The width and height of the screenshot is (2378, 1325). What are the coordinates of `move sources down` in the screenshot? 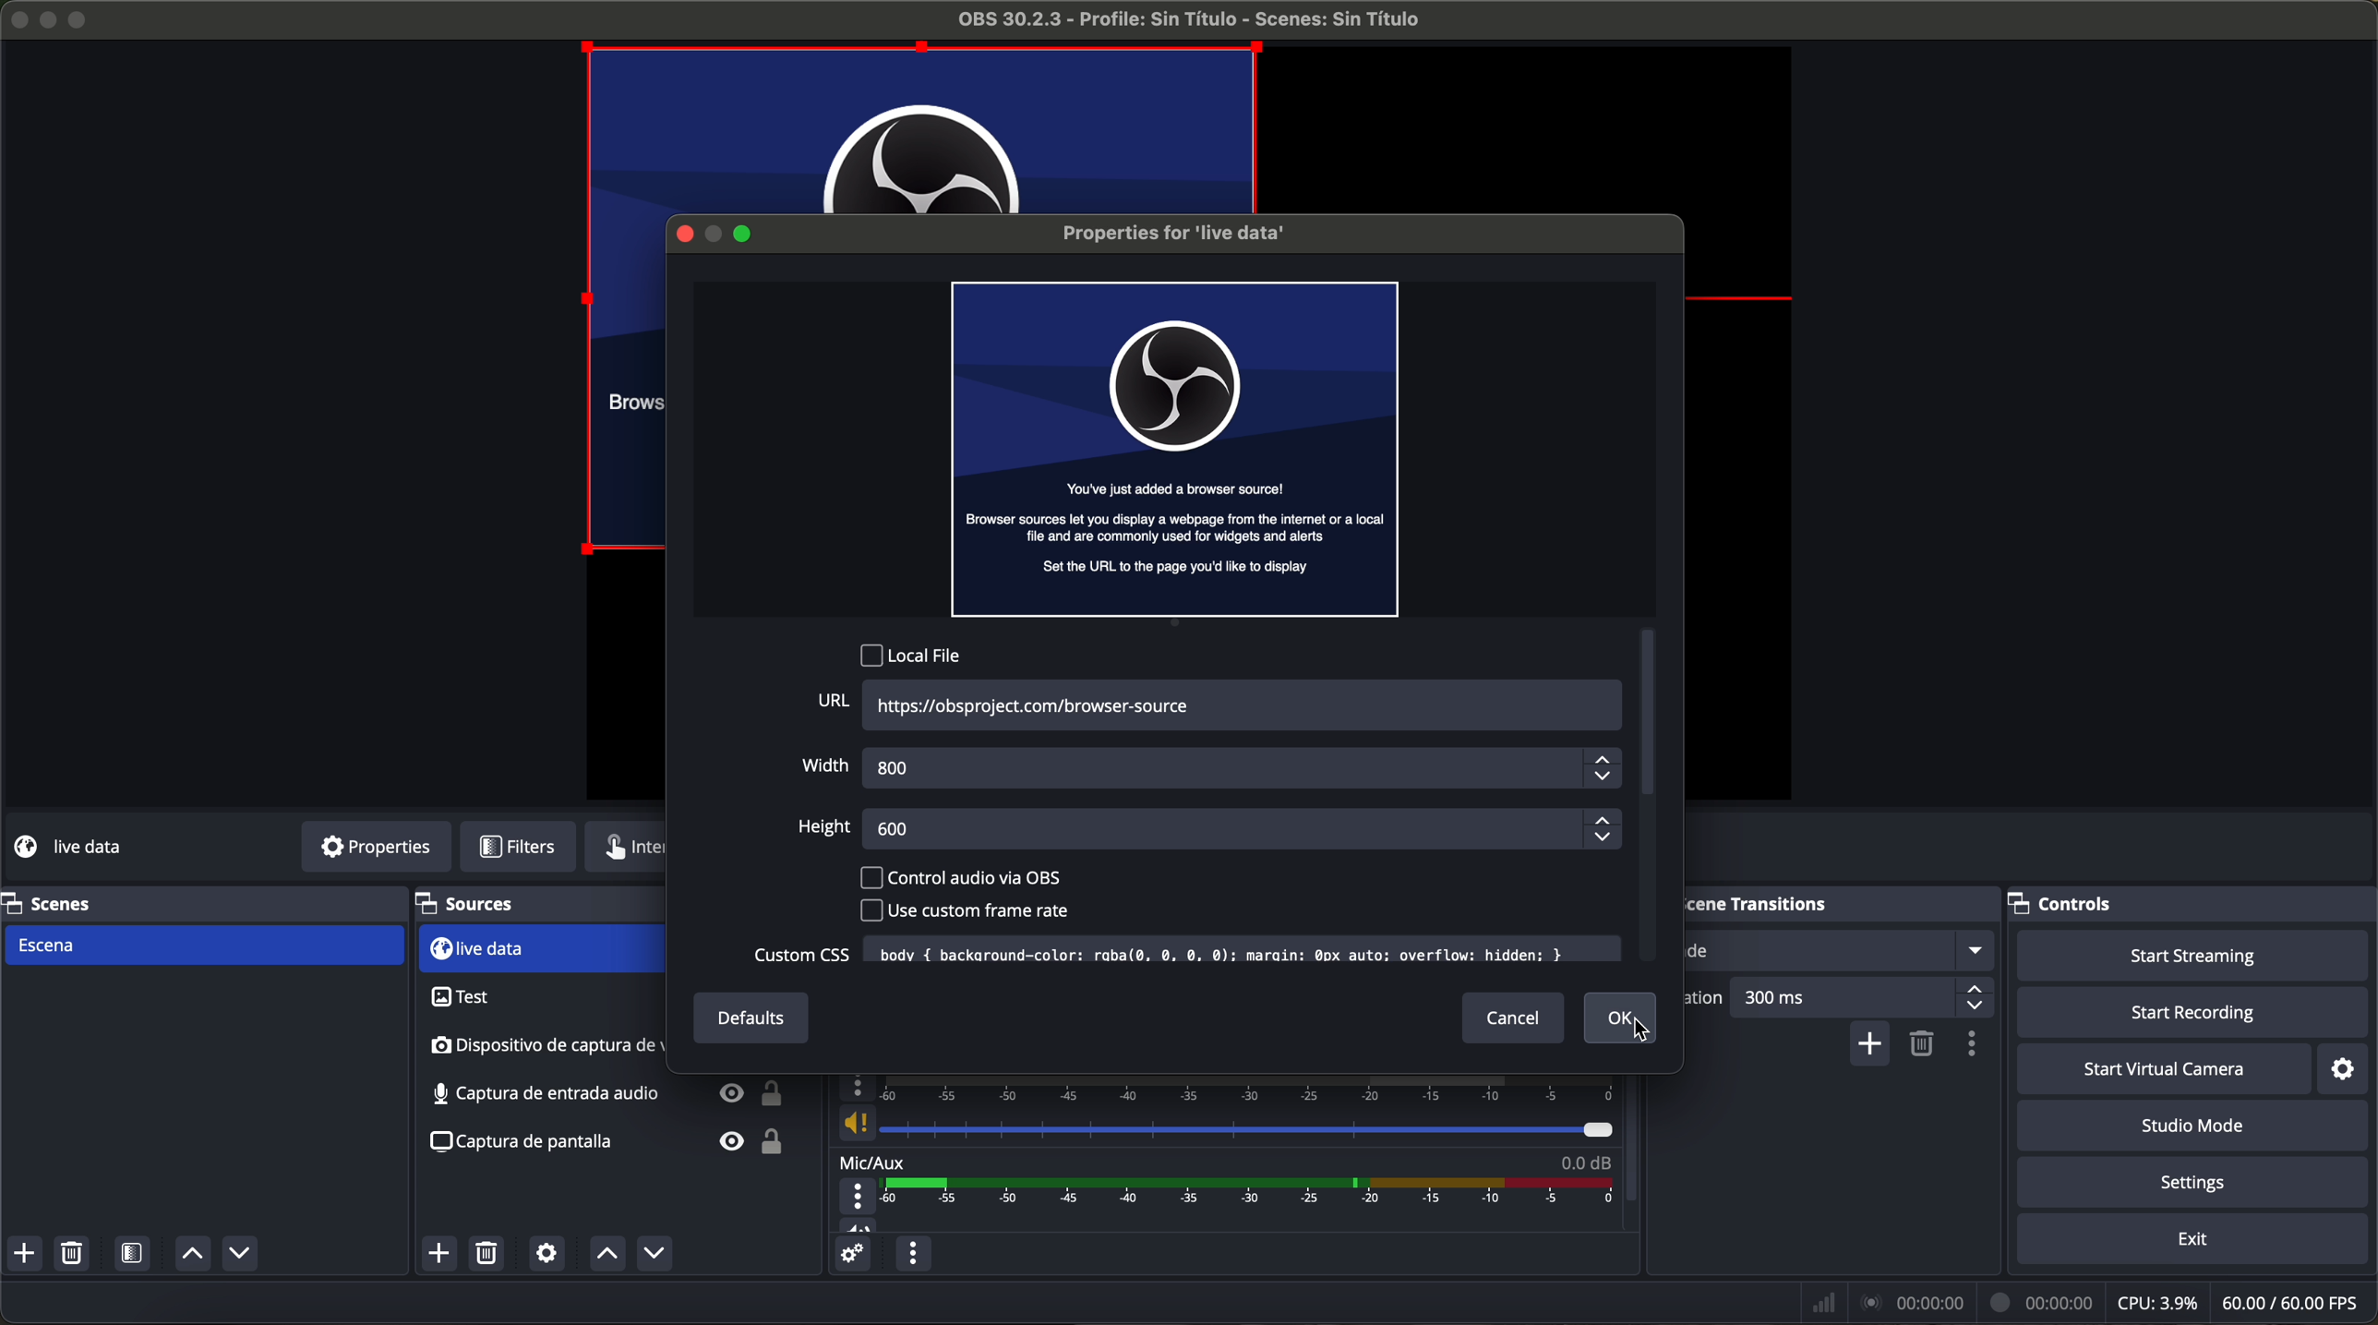 It's located at (655, 1257).